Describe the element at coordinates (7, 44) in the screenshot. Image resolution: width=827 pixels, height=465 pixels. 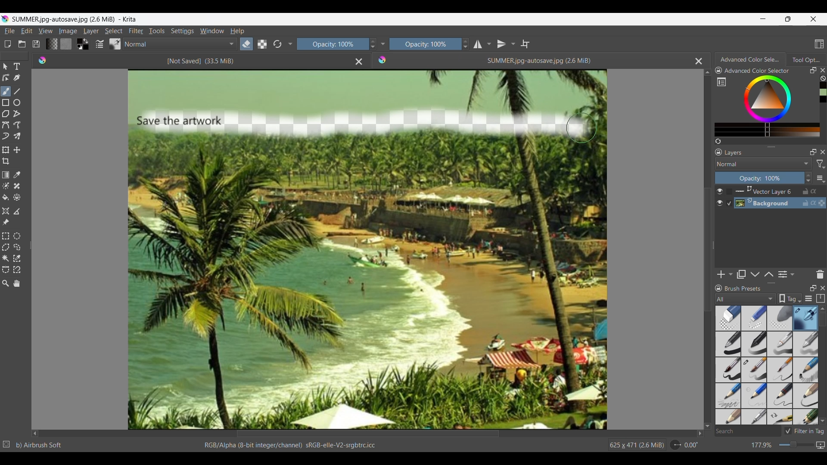
I see `Open new document` at that location.